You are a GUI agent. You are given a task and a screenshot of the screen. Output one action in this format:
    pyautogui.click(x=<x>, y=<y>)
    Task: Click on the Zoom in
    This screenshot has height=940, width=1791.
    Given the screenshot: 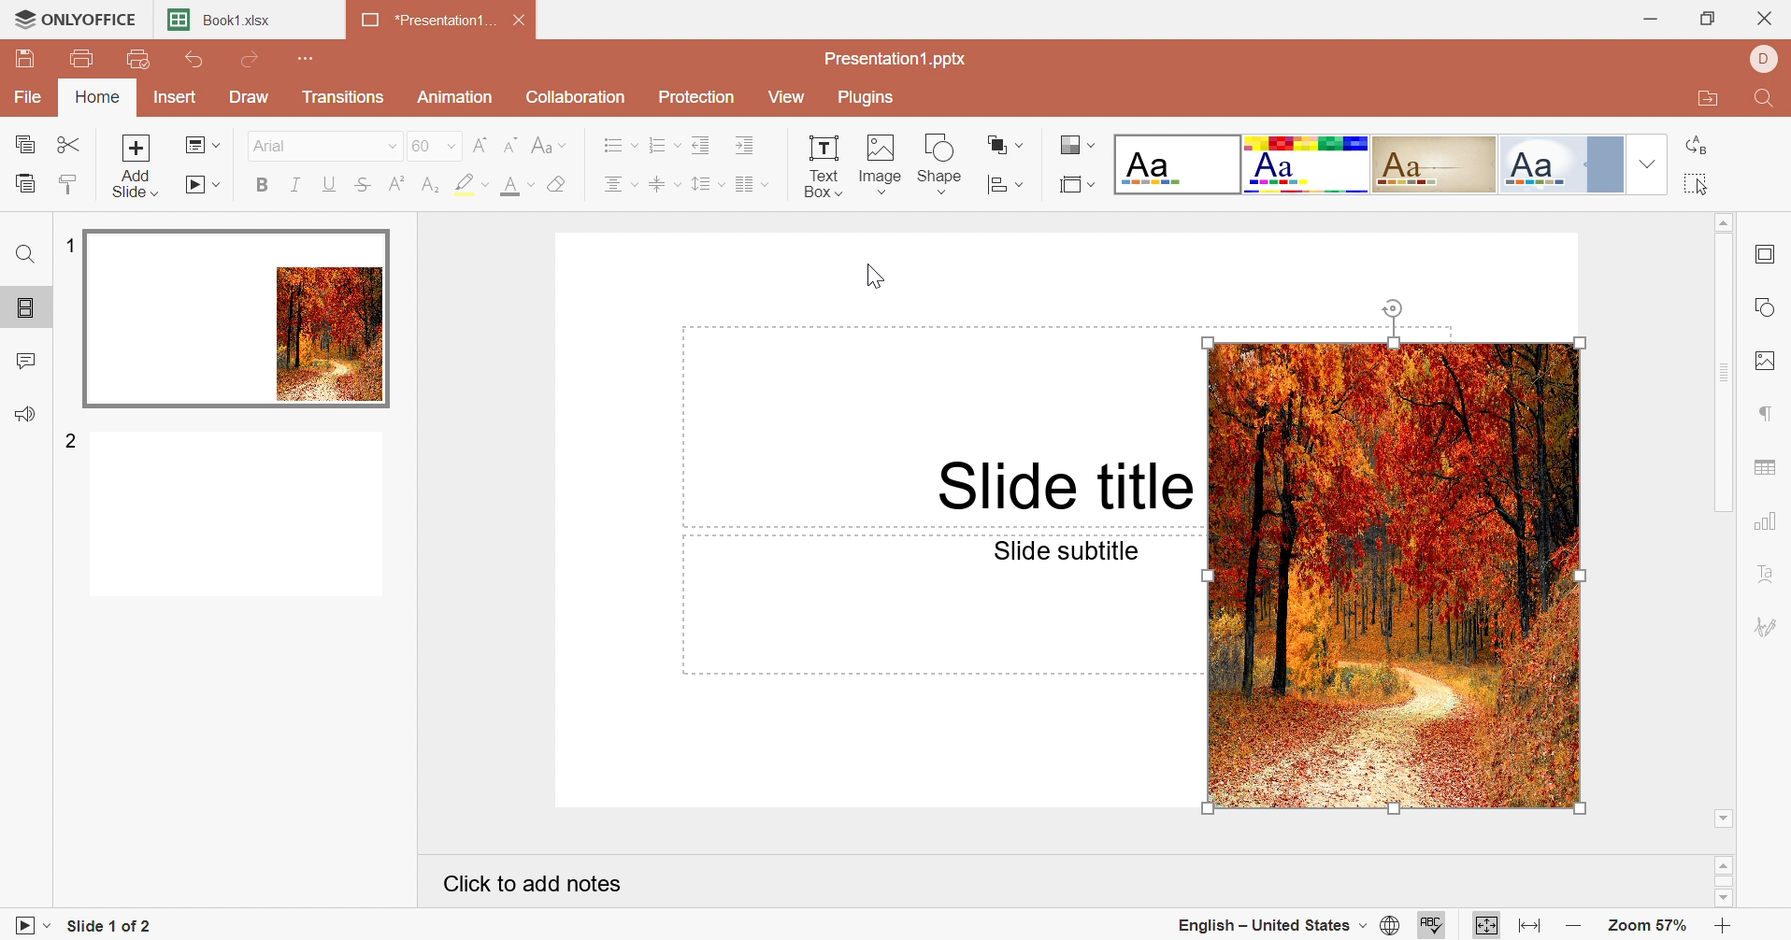 What is the action you would take?
    pyautogui.click(x=1724, y=927)
    